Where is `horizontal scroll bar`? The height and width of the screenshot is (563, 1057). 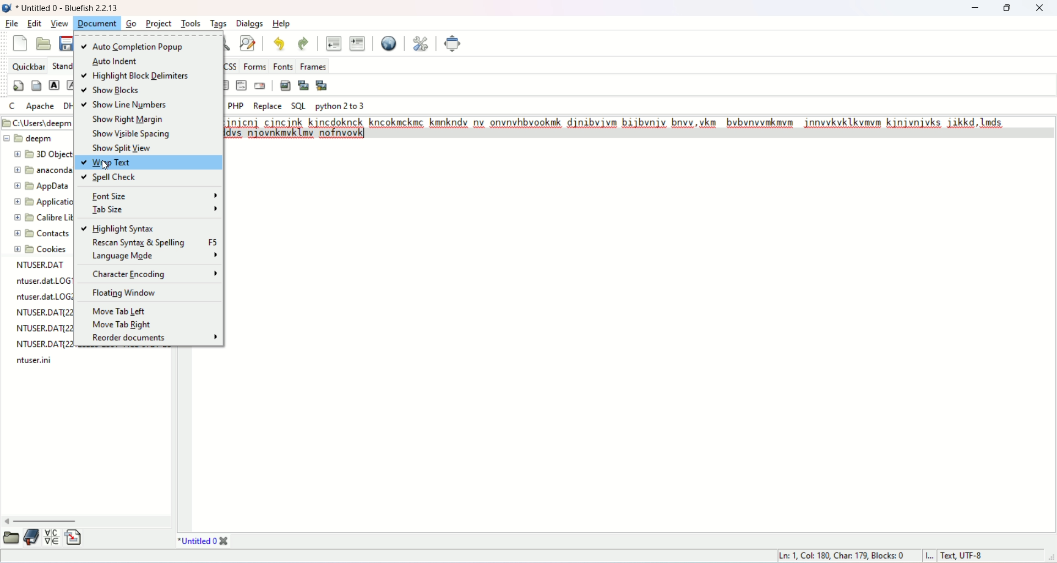
horizontal scroll bar is located at coordinates (86, 521).